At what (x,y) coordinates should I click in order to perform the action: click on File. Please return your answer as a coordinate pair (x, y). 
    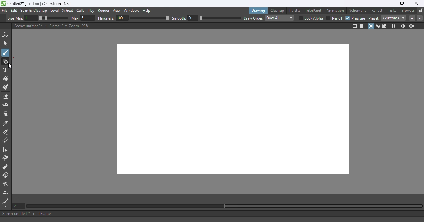
    Looking at the image, I should click on (5, 11).